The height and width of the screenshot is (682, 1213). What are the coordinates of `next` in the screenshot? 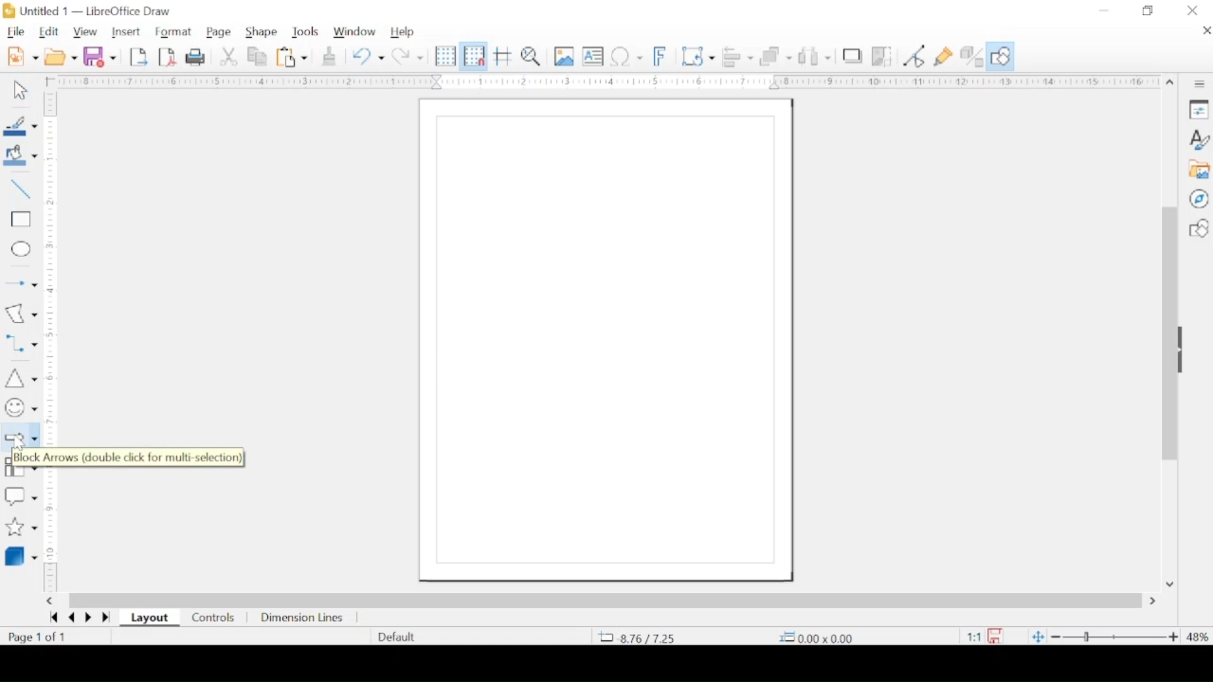 It's located at (88, 618).